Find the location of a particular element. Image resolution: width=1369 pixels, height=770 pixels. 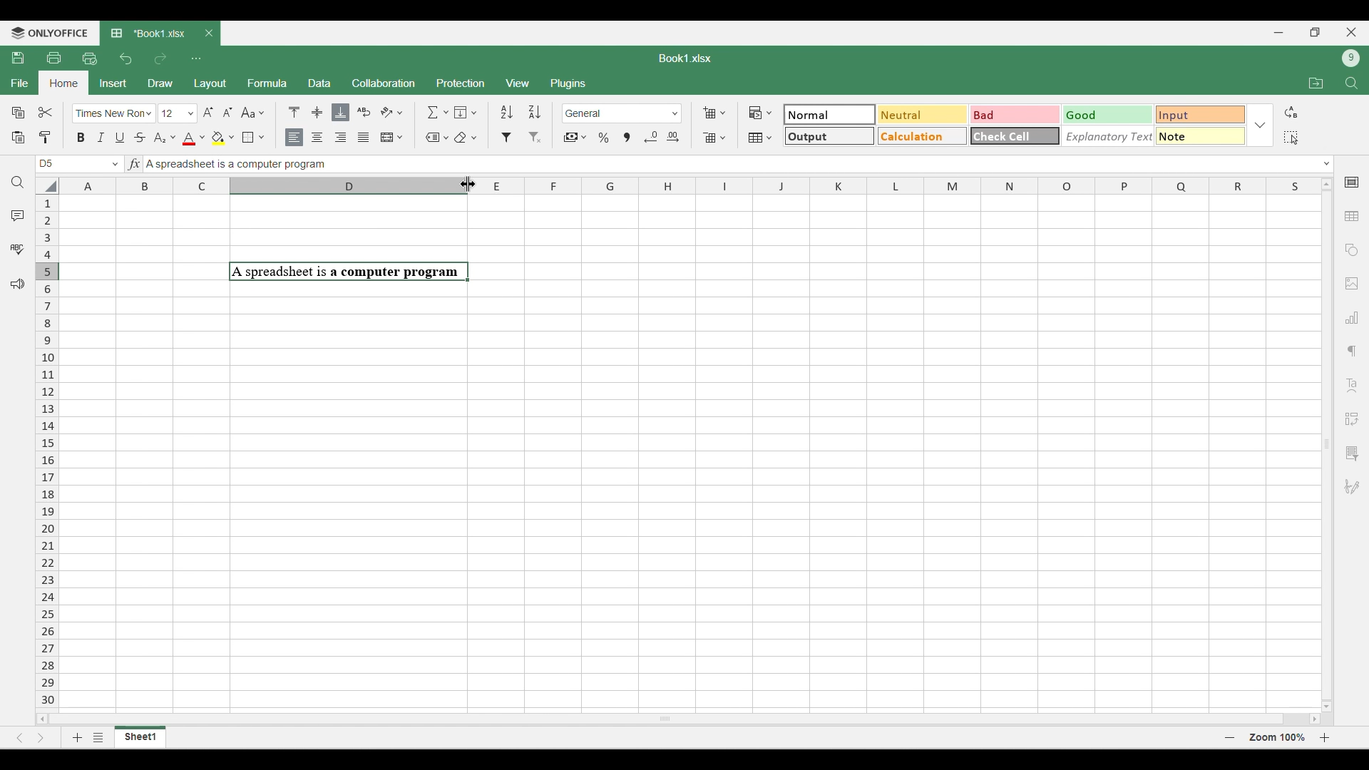

Text color is located at coordinates (193, 139).